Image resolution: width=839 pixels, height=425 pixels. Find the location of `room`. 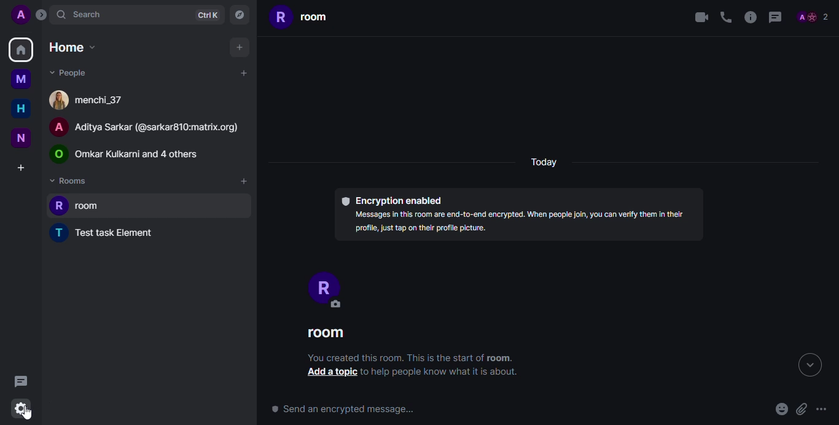

room is located at coordinates (329, 334).